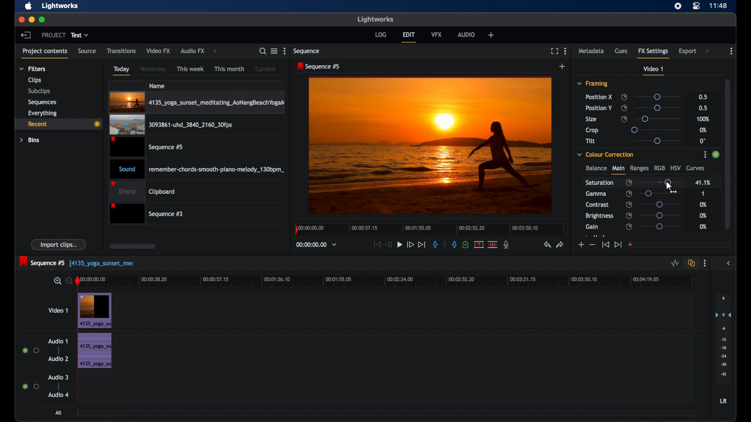 The height and width of the screenshot is (422, 751). I want to click on video 1, so click(654, 71).